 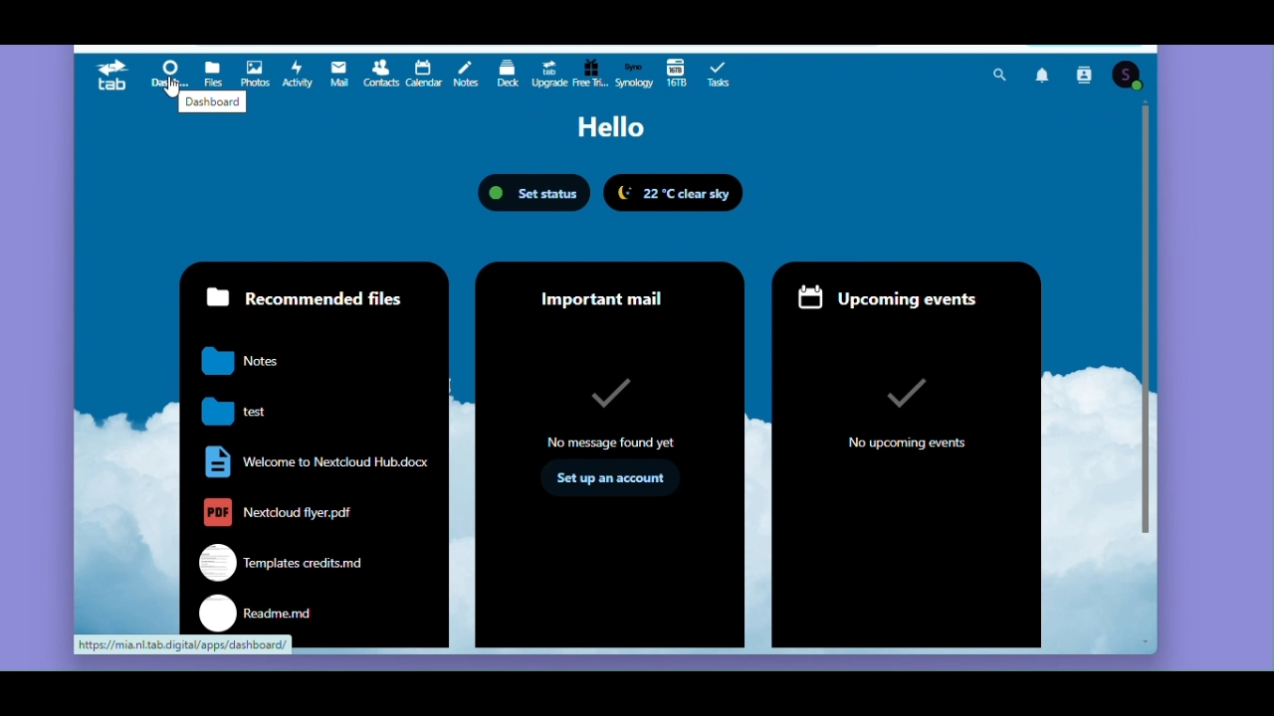 What do you see at coordinates (214, 71) in the screenshot?
I see `Files` at bounding box center [214, 71].